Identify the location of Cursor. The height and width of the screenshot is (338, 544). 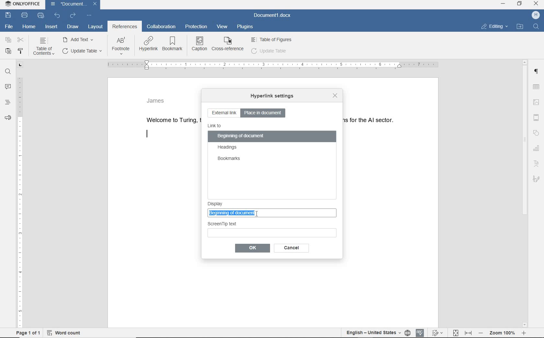
(261, 213).